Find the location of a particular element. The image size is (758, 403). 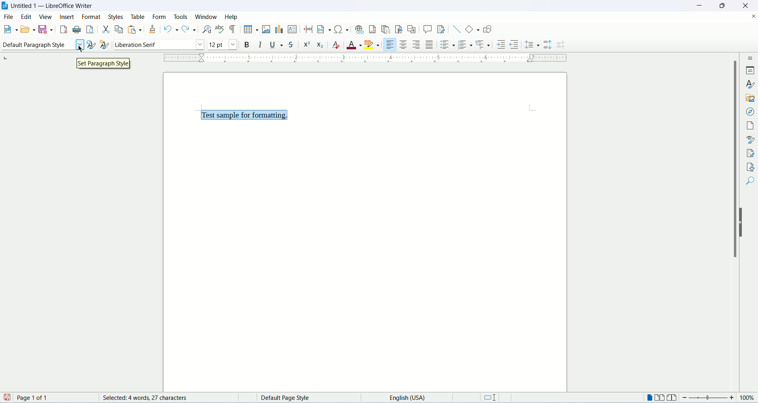

cursor is located at coordinates (84, 51).